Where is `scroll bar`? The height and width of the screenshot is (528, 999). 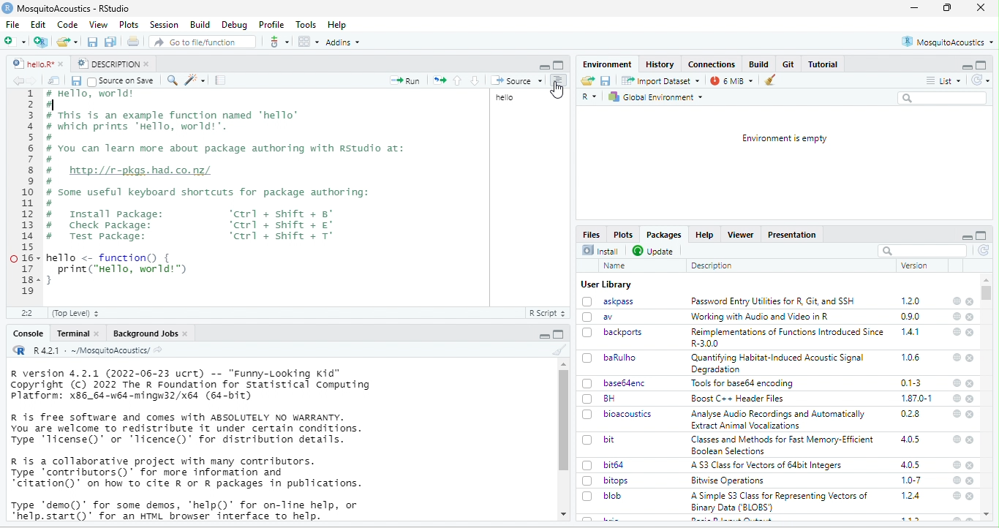 scroll bar is located at coordinates (989, 294).